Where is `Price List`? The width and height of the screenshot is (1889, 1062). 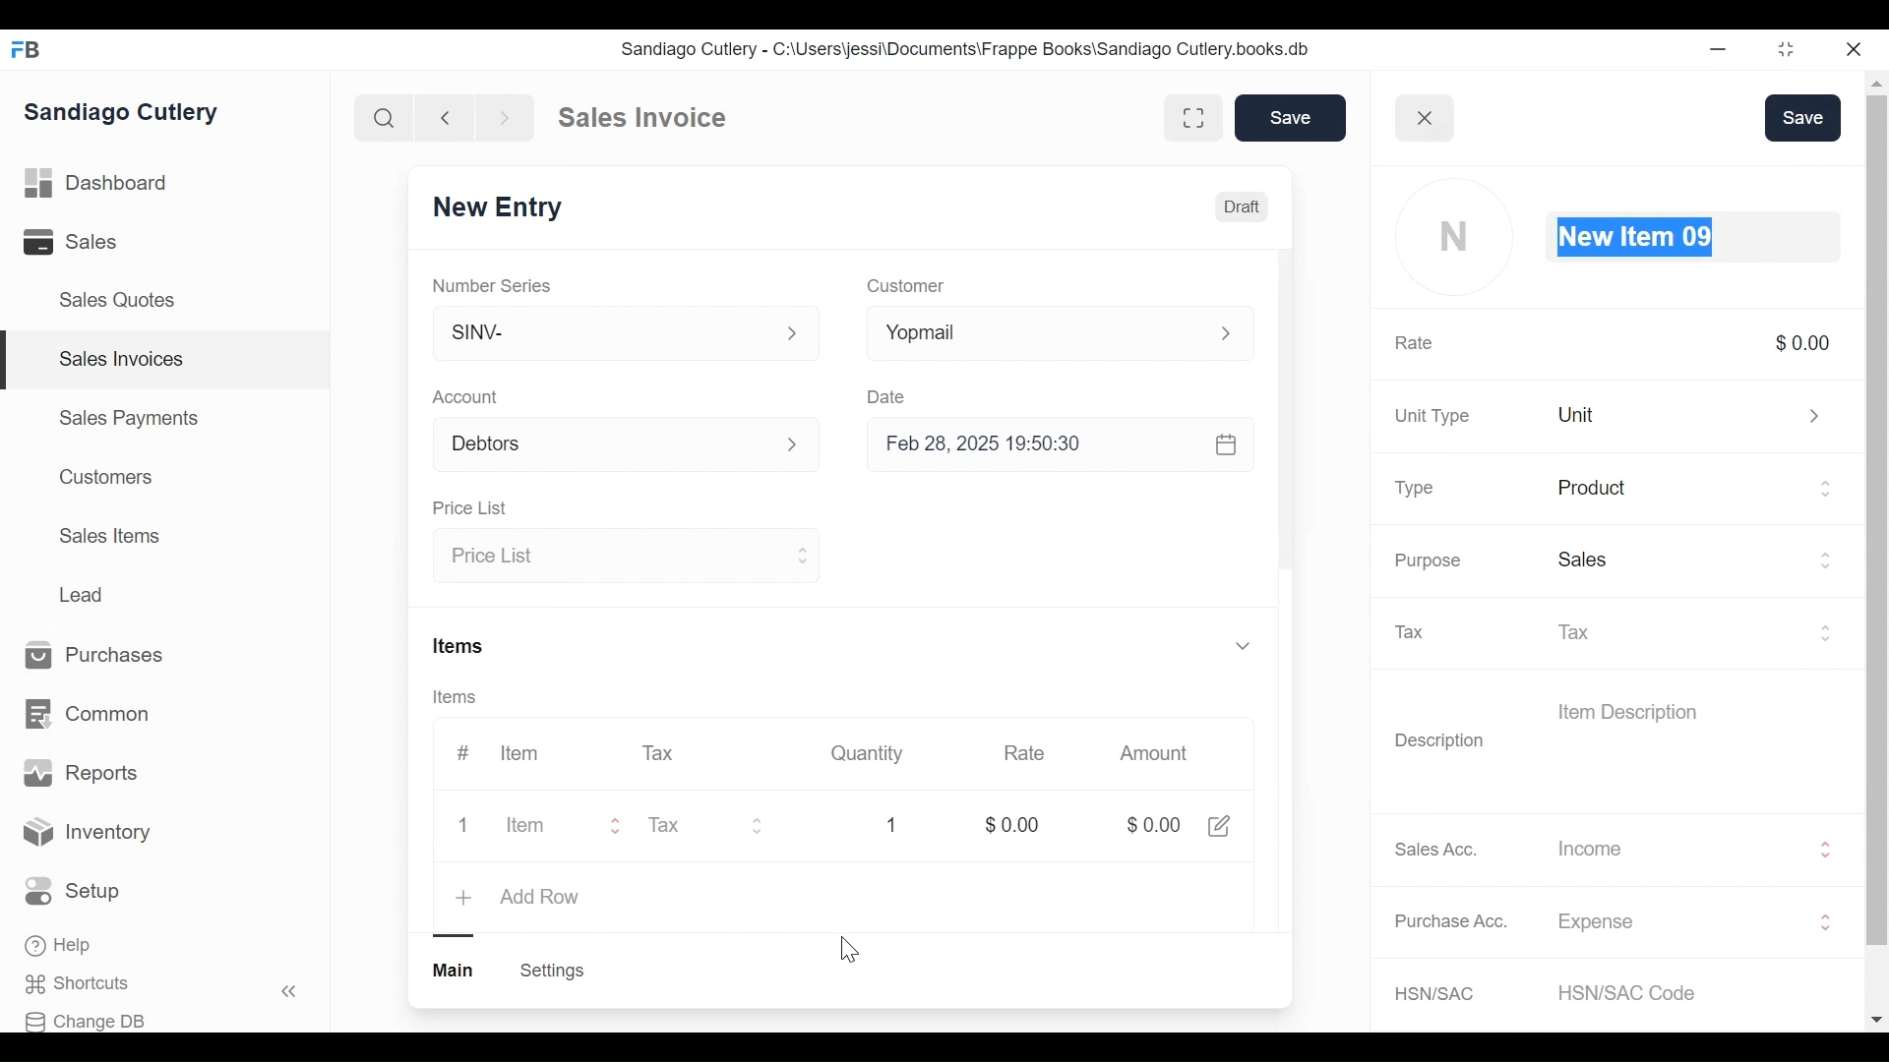 Price List is located at coordinates (628, 557).